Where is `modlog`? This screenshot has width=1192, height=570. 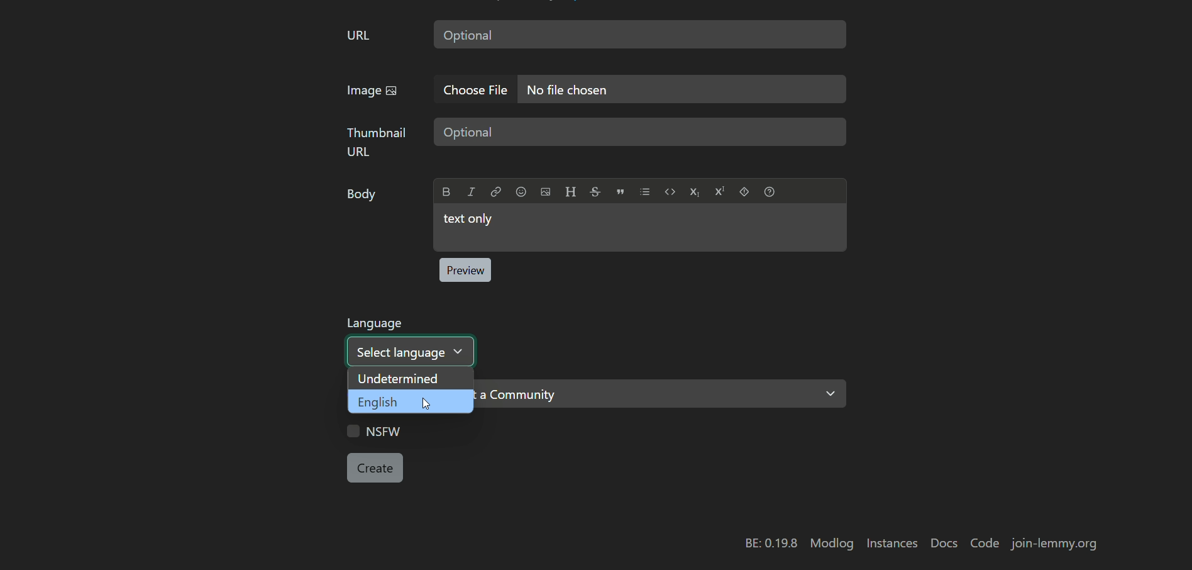
modlog is located at coordinates (832, 544).